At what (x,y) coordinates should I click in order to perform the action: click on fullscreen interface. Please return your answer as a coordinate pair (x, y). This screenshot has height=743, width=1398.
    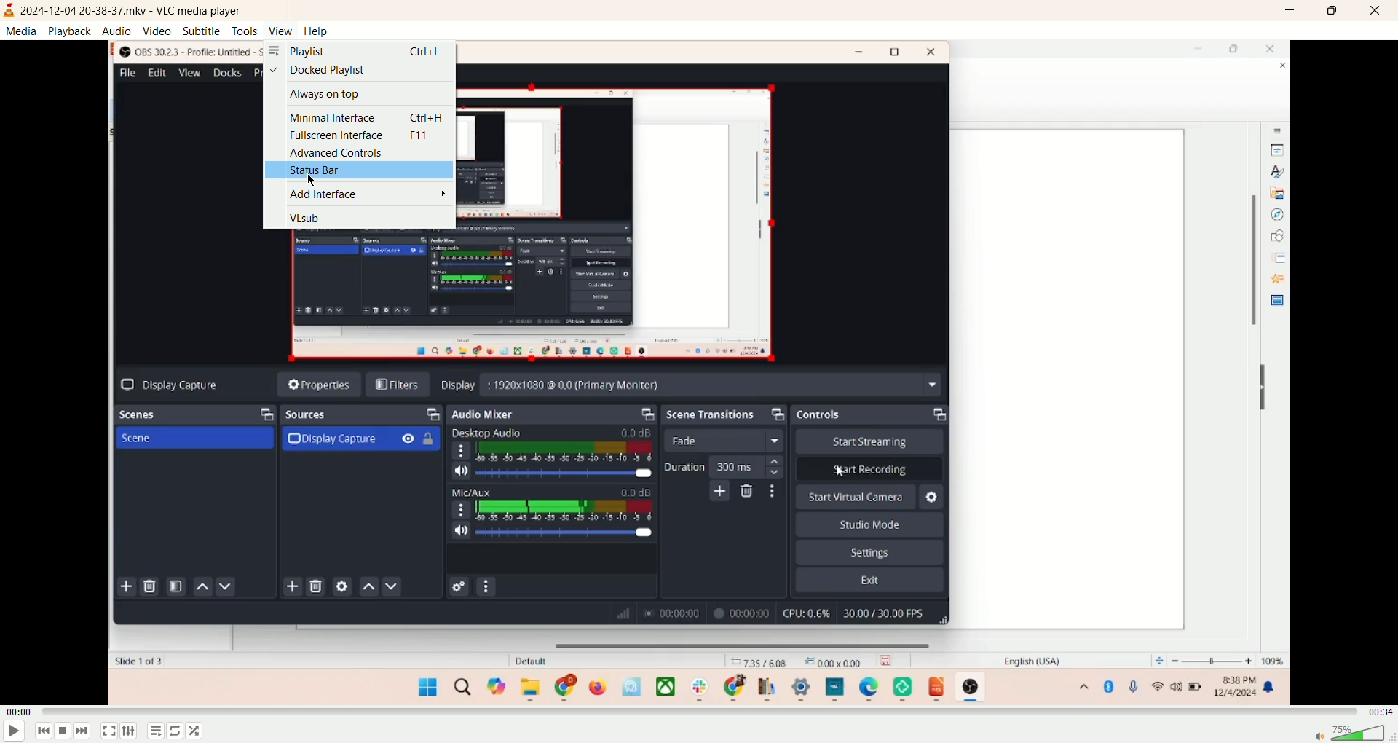
    Looking at the image, I should click on (358, 136).